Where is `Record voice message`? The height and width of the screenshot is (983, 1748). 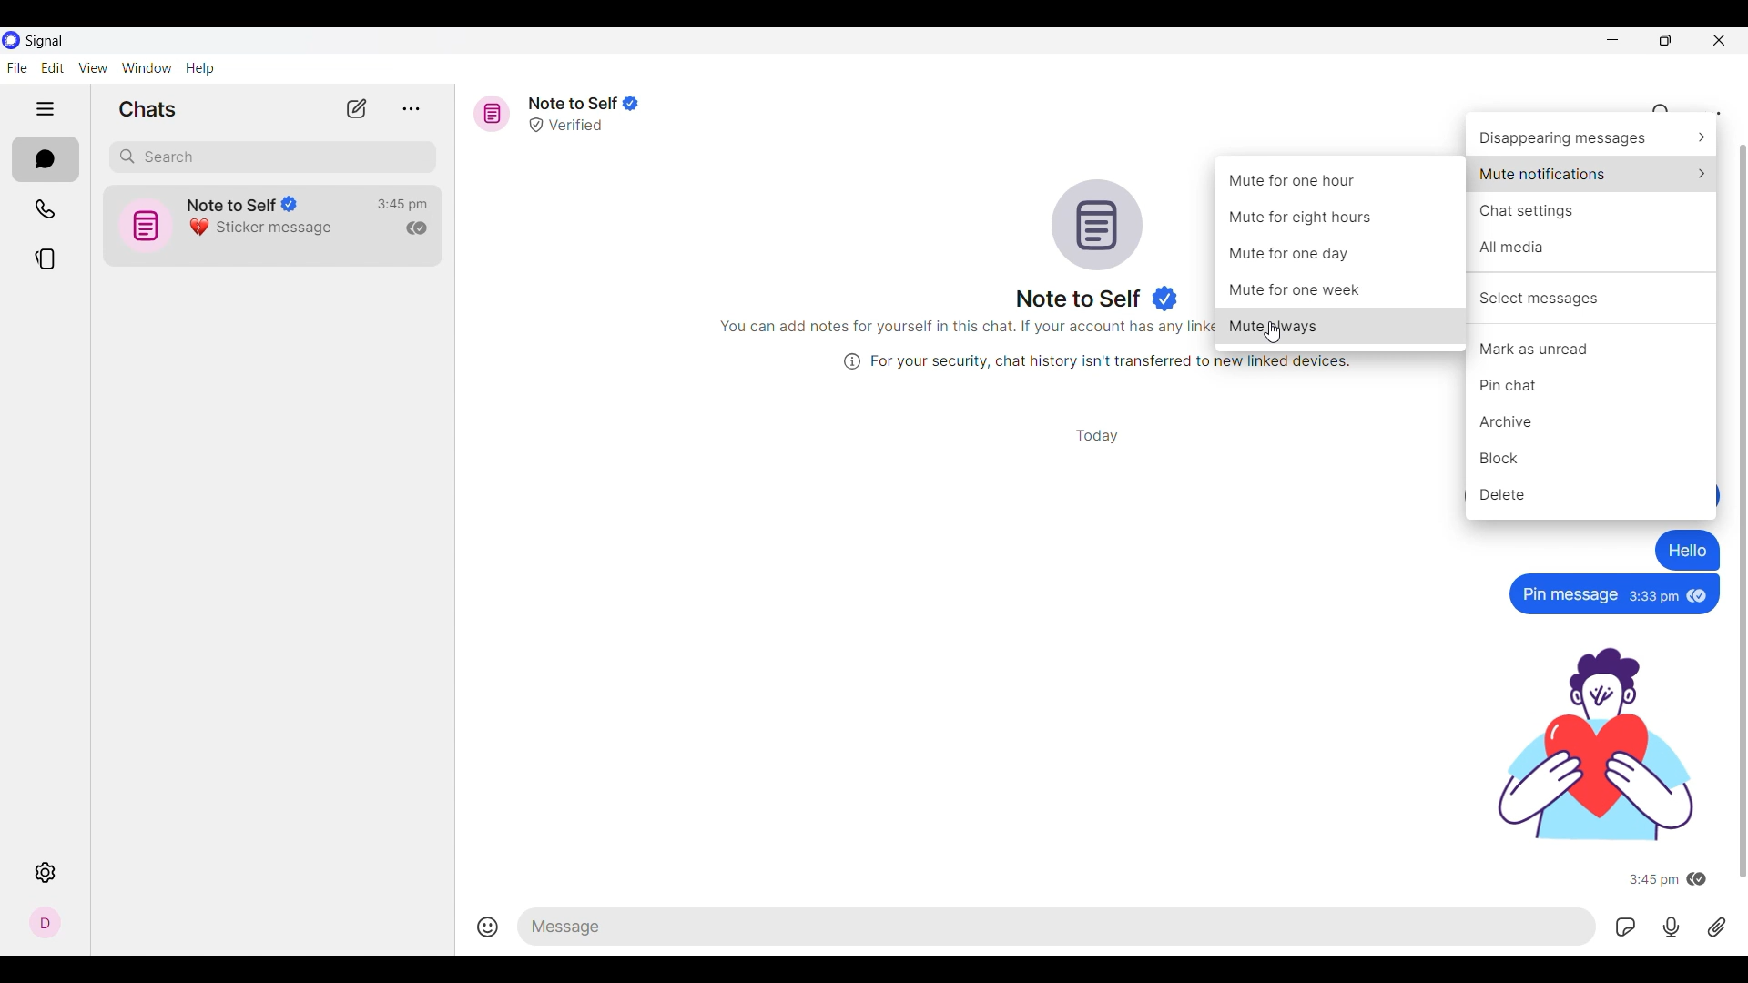 Record voice message is located at coordinates (1672, 927).